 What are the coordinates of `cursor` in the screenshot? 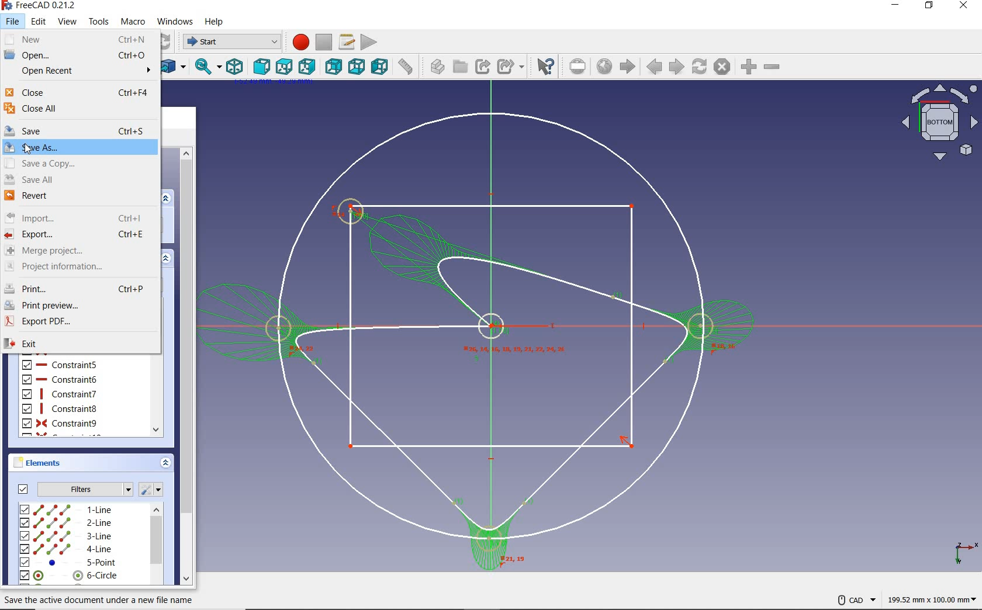 It's located at (29, 148).